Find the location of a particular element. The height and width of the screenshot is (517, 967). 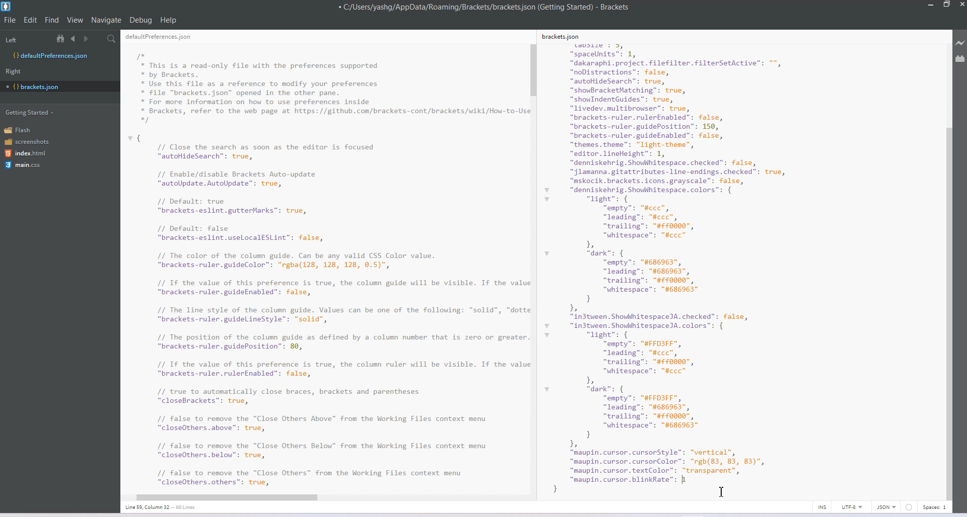

main.css is located at coordinates (23, 165).